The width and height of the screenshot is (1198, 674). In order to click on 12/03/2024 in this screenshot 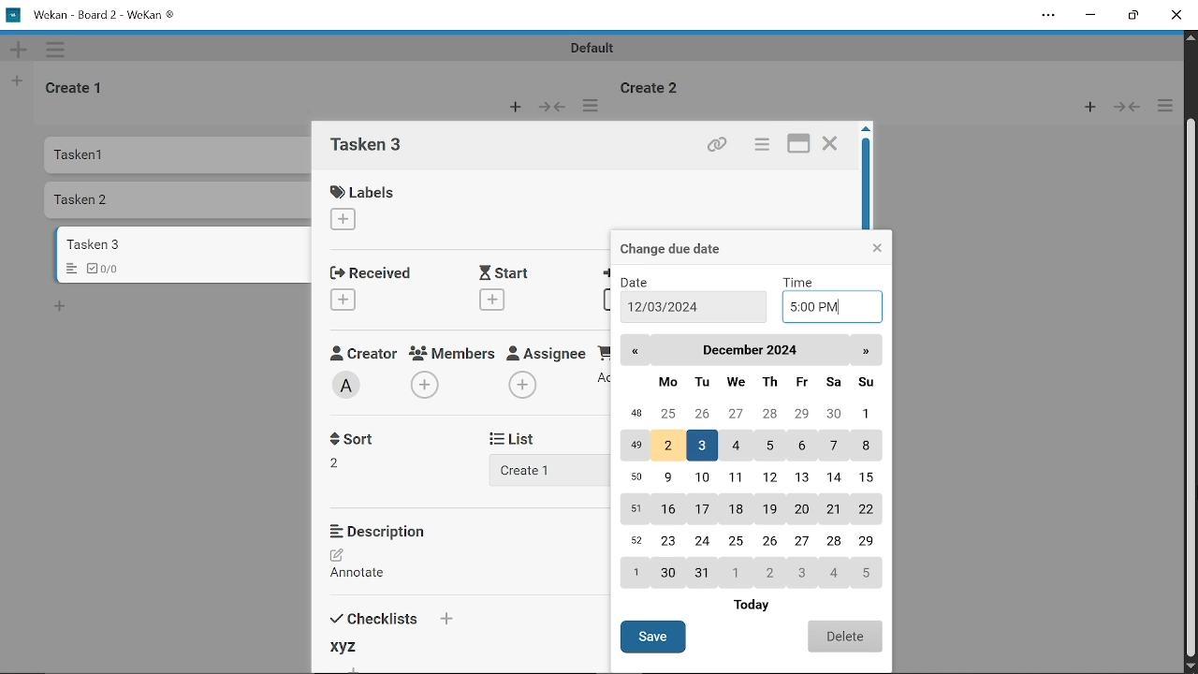, I will do `click(667, 307)`.